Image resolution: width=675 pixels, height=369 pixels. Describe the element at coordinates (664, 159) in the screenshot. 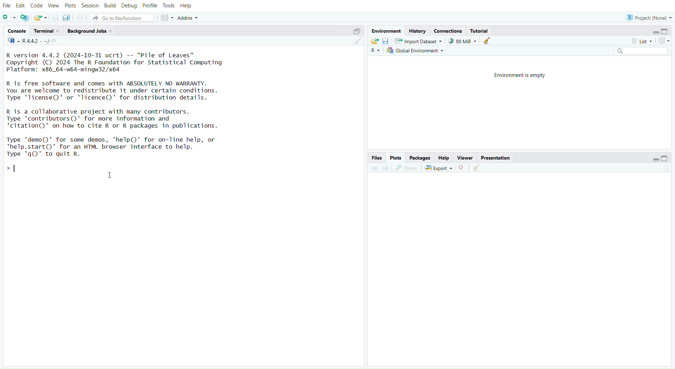

I see `collapse` at that location.